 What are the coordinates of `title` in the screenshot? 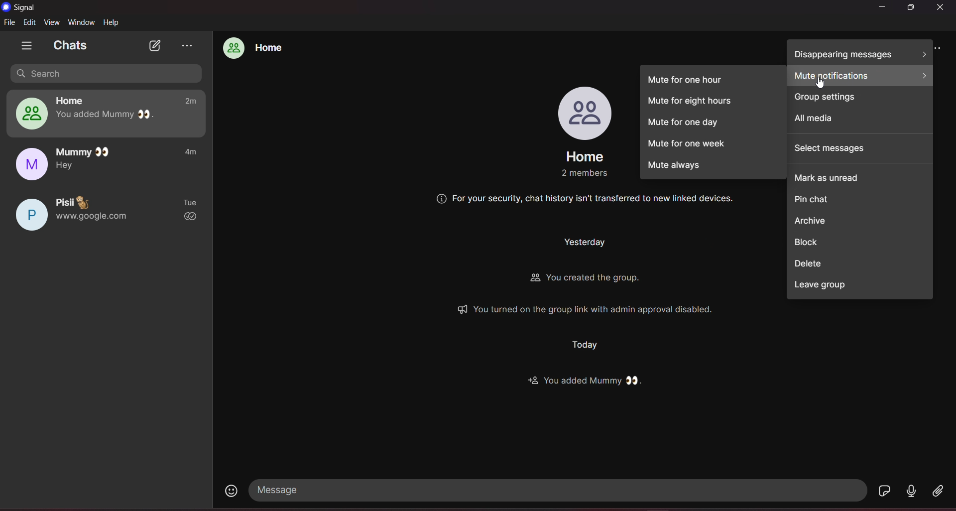 It's located at (27, 7).